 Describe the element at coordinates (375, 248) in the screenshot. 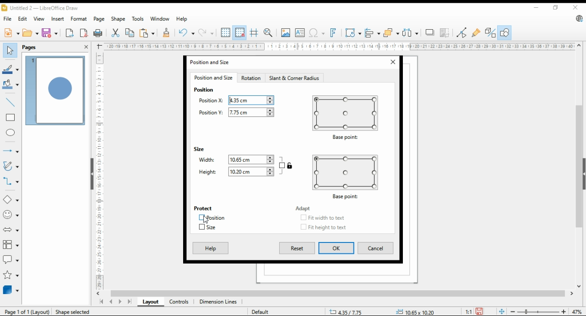

I see `cancel` at that location.